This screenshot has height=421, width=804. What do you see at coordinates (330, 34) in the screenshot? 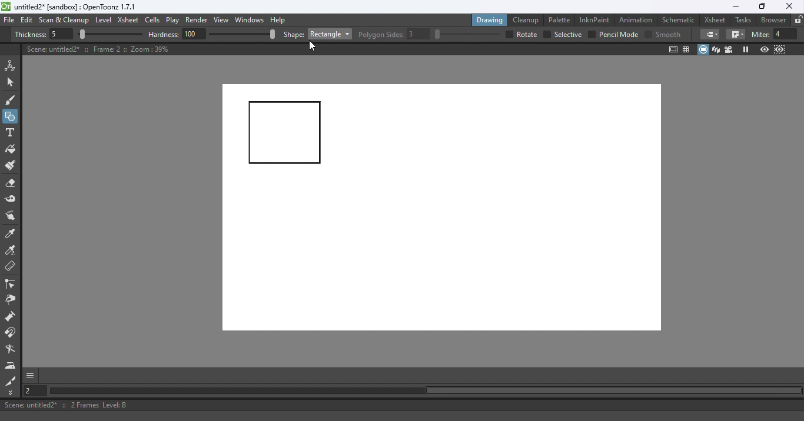
I see `Rectangle ` at bounding box center [330, 34].